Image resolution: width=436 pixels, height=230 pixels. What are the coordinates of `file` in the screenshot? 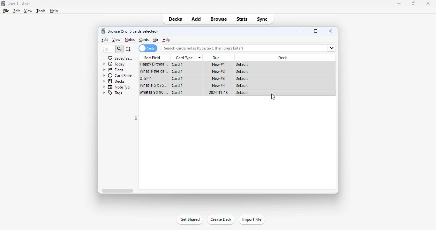 It's located at (6, 11).